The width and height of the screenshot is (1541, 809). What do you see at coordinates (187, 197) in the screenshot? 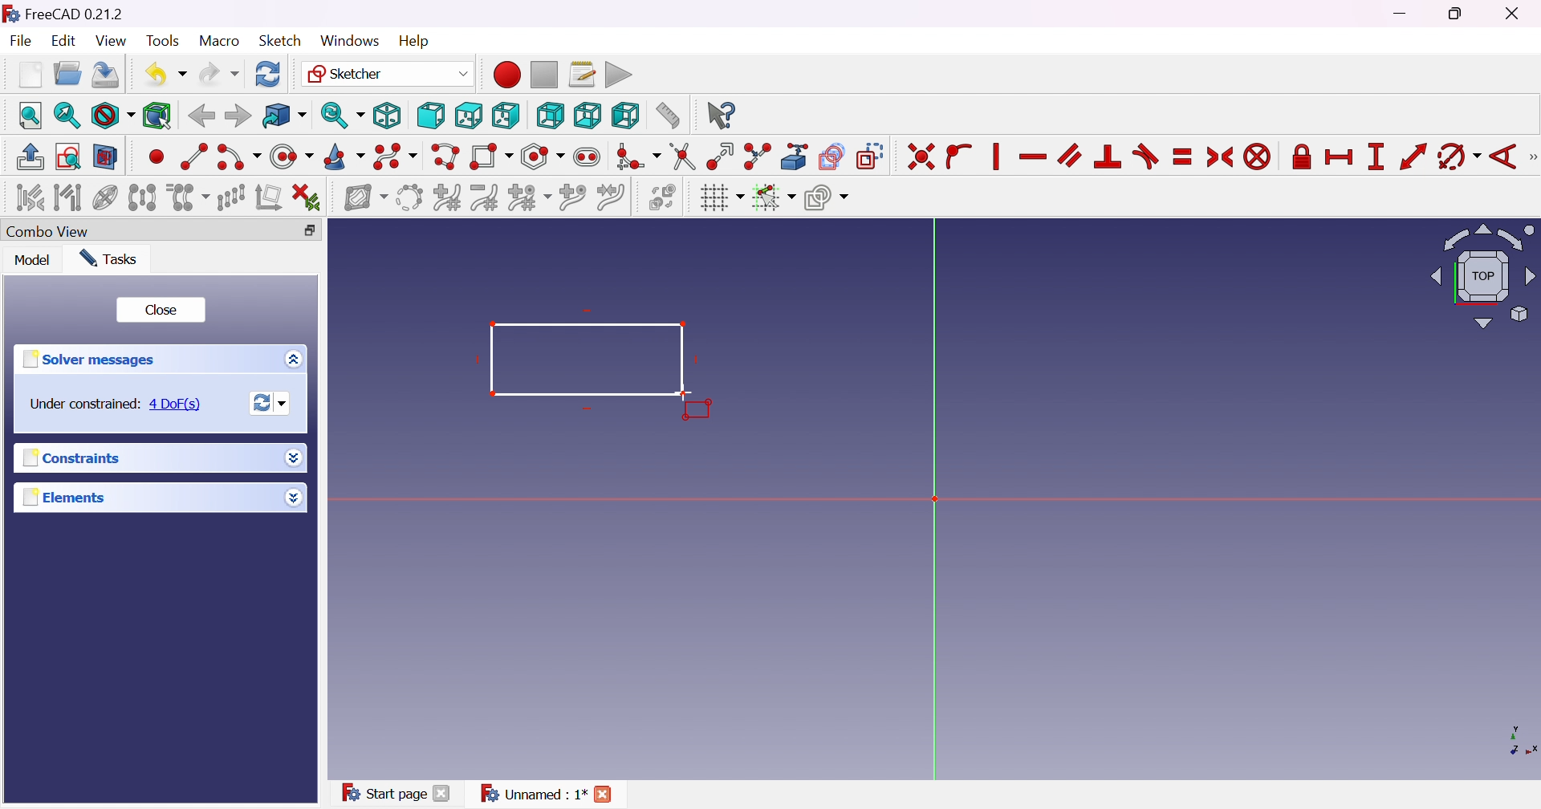
I see `Clone` at bounding box center [187, 197].